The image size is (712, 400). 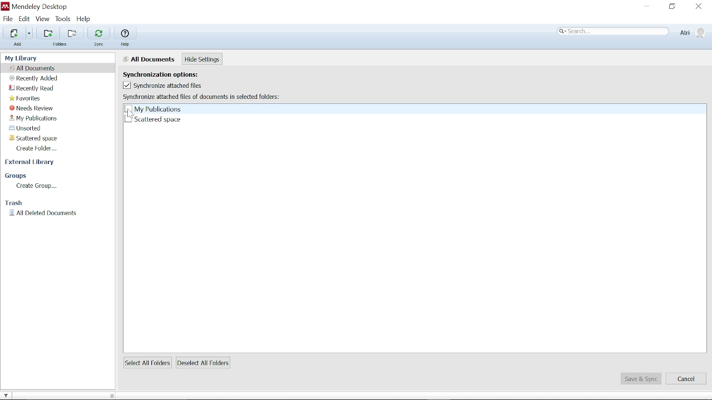 I want to click on Folder named "Scattered space", so click(x=152, y=119).